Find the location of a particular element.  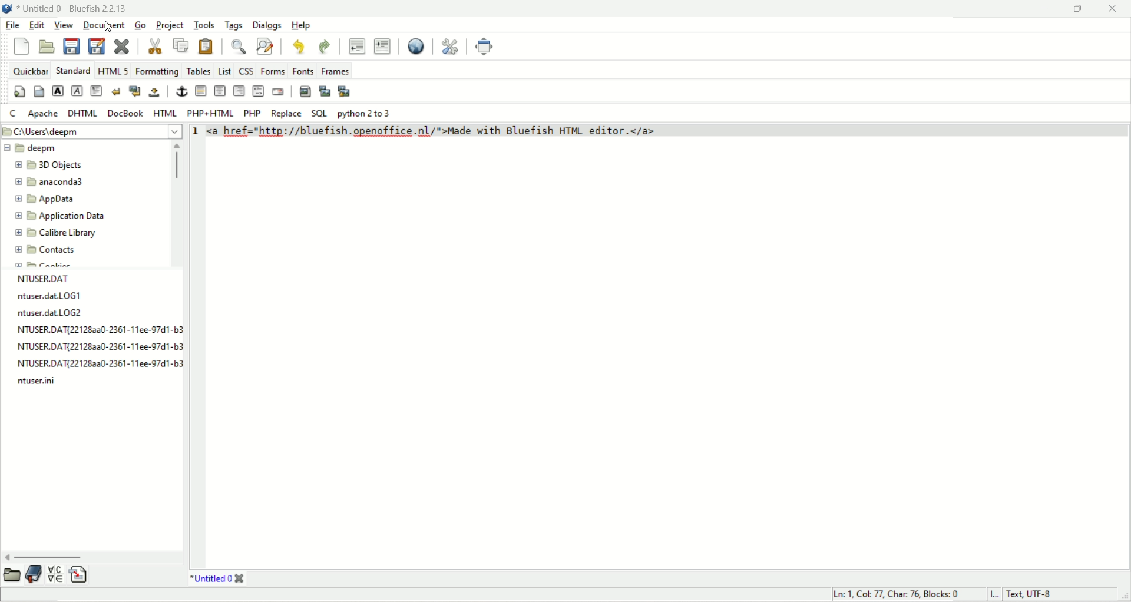

right justify is located at coordinates (240, 92).